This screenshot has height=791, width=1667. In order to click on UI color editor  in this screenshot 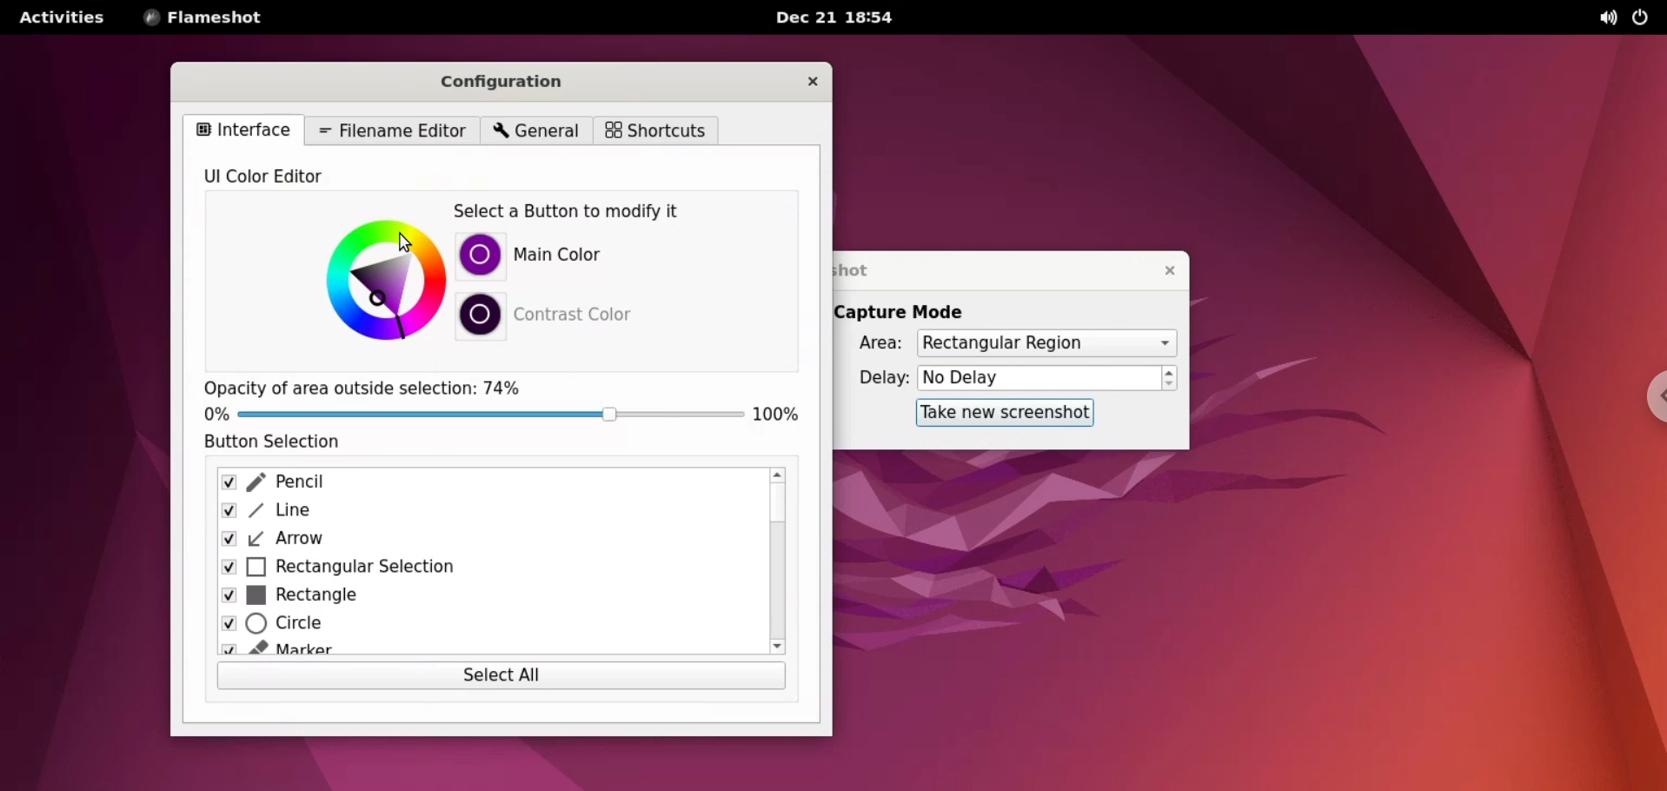, I will do `click(273, 176)`.